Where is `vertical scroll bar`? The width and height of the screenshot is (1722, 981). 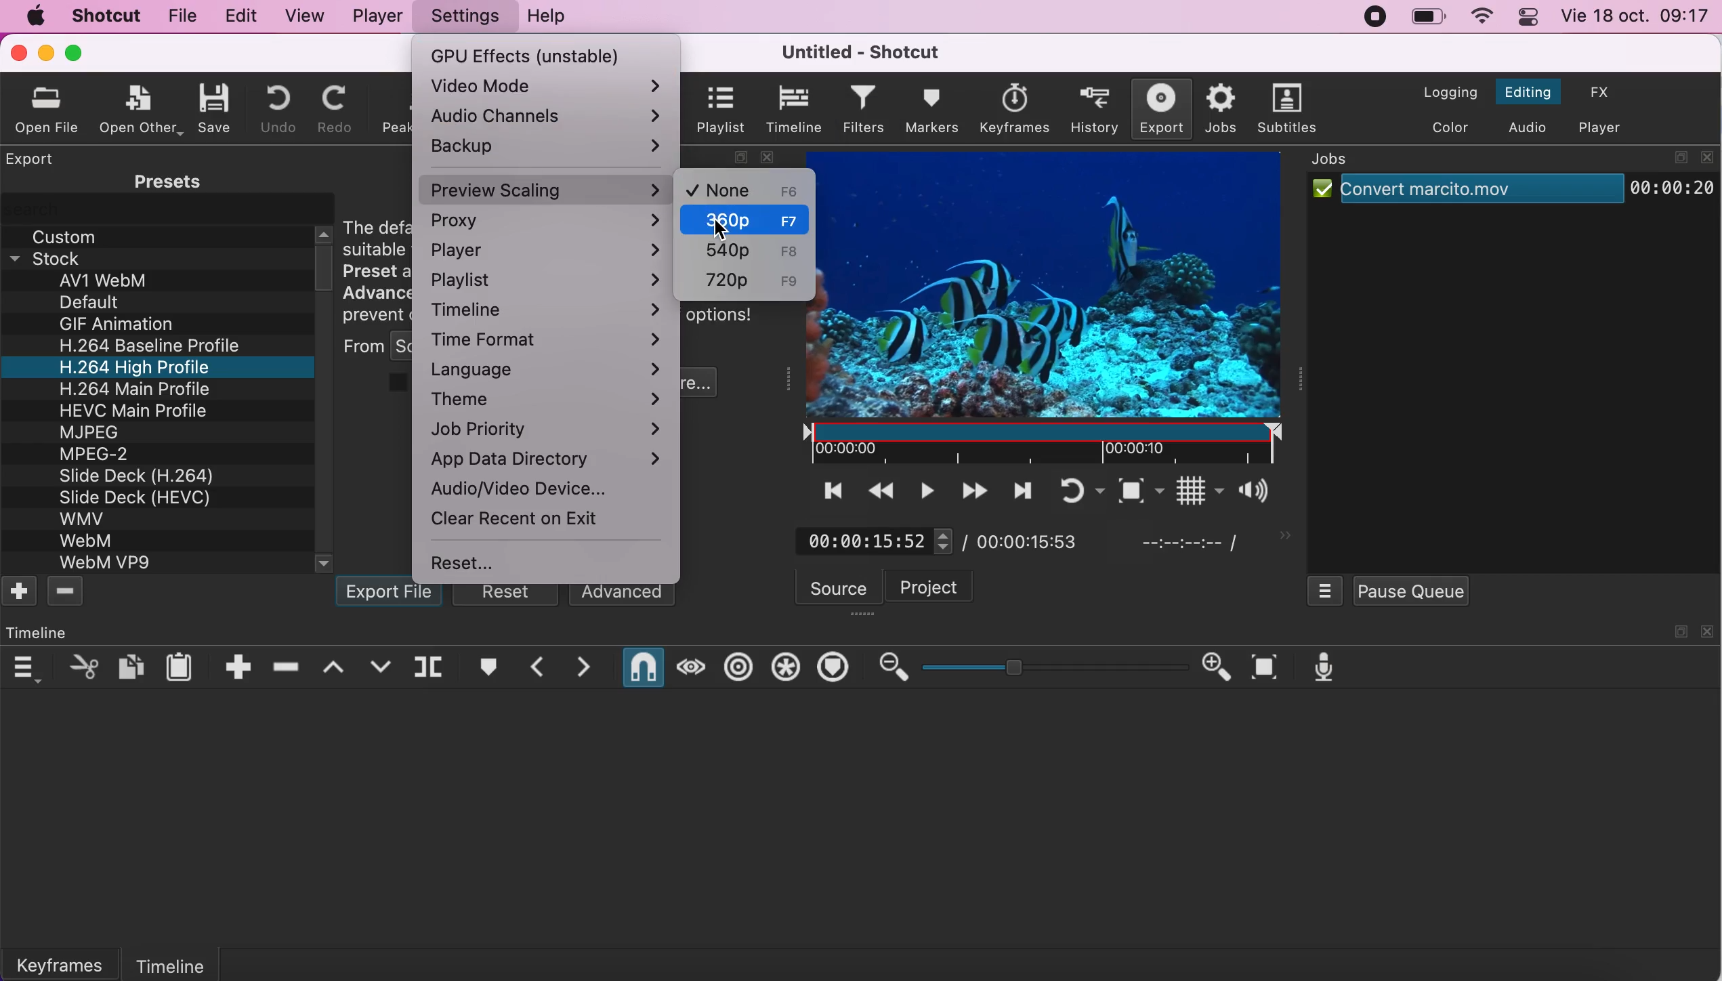
vertical scroll bar is located at coordinates (325, 265).